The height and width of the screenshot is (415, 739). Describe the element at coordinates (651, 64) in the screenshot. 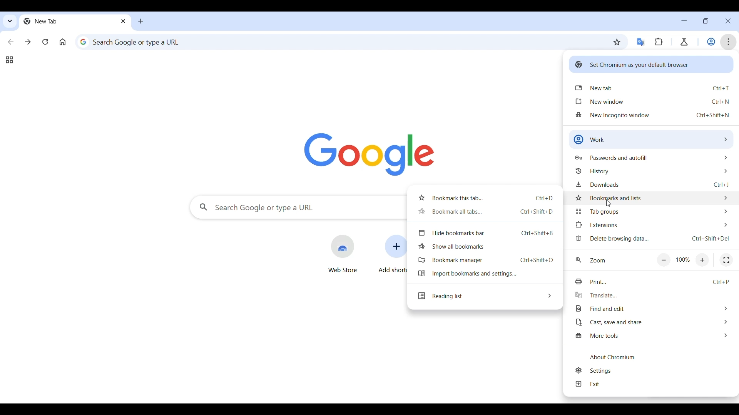

I see `Set Chromium as your default browser` at that location.